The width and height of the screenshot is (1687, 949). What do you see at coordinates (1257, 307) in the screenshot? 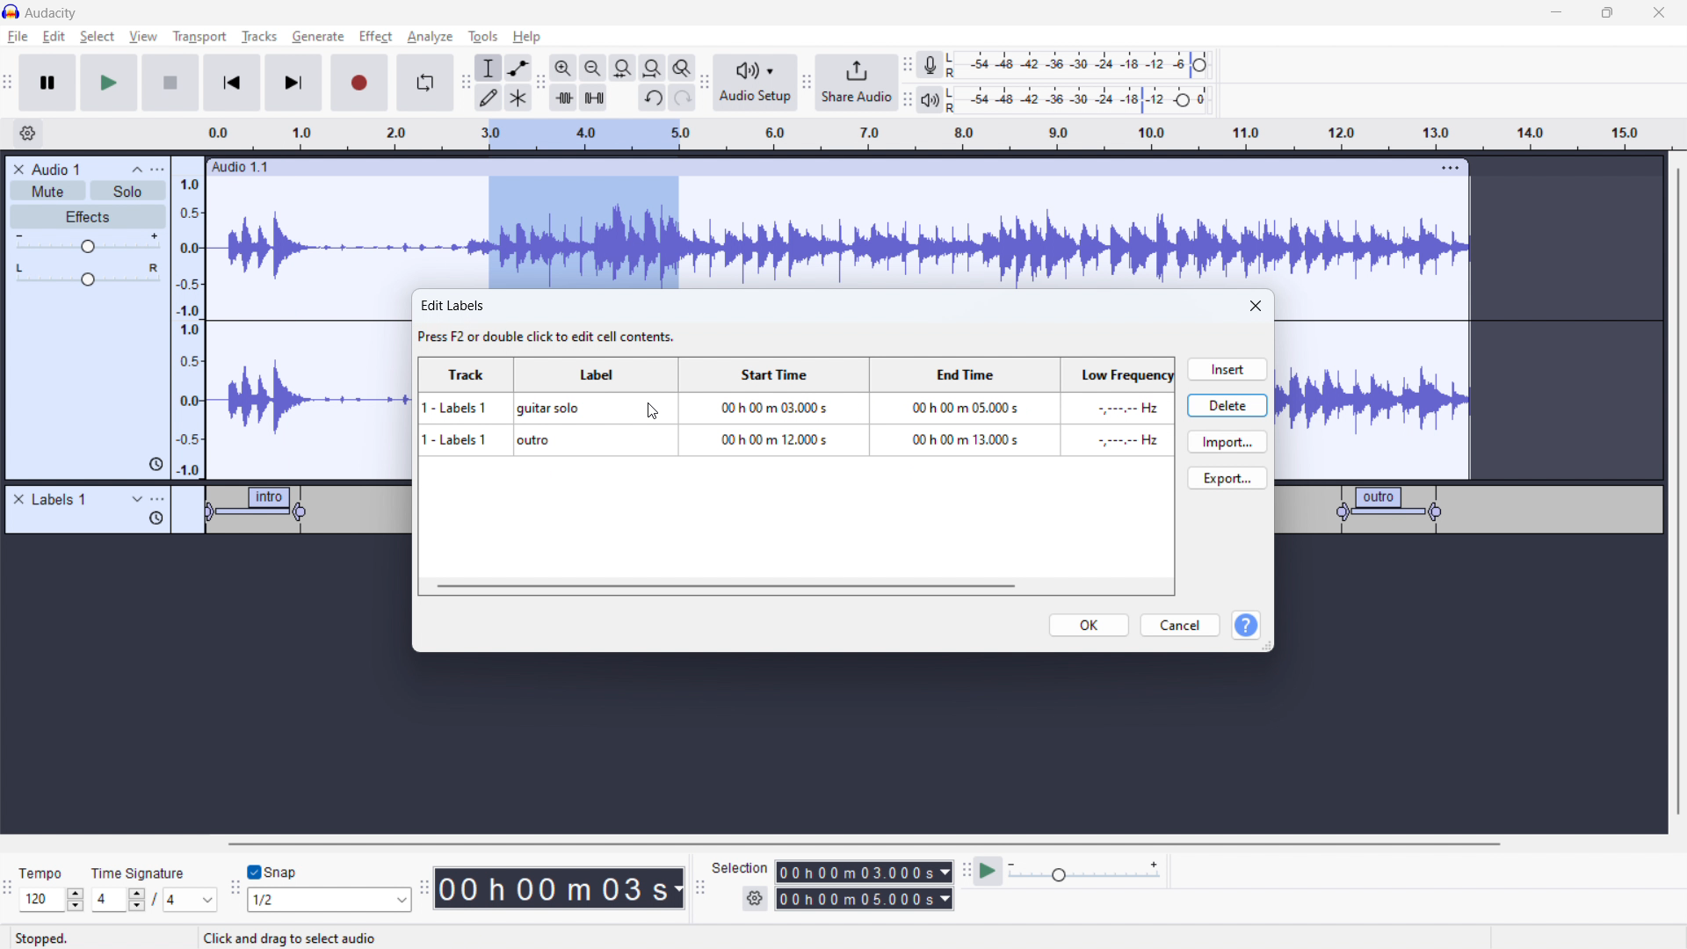
I see `close` at bounding box center [1257, 307].